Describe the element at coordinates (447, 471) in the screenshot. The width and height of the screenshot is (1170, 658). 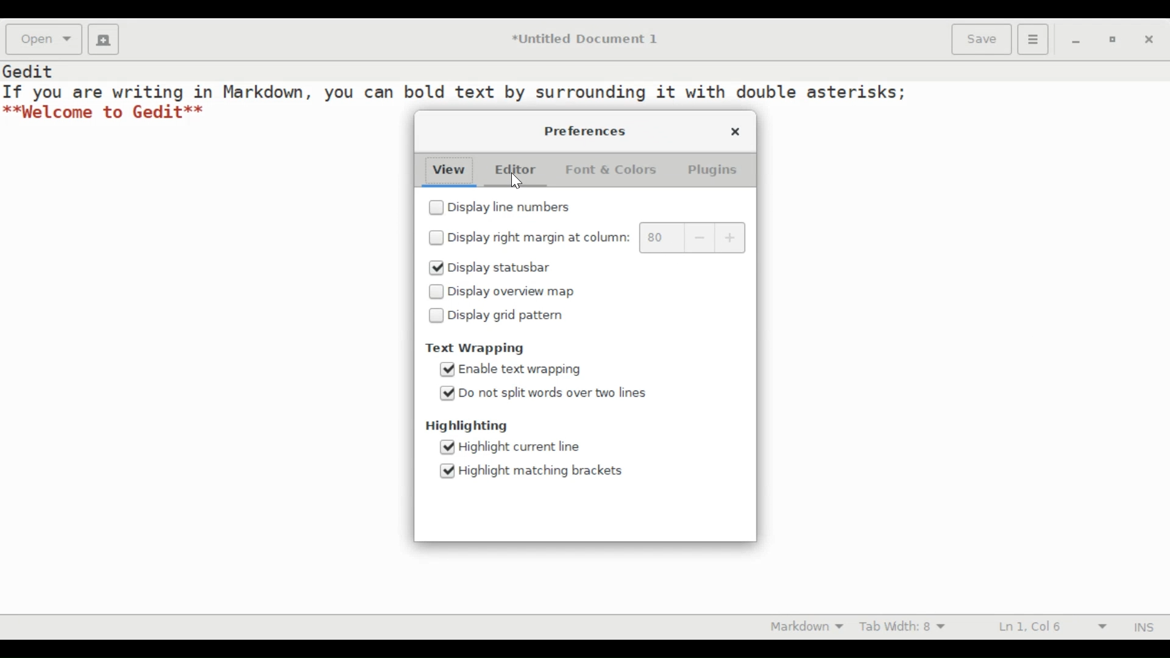
I see `Checked Checkbox` at that location.